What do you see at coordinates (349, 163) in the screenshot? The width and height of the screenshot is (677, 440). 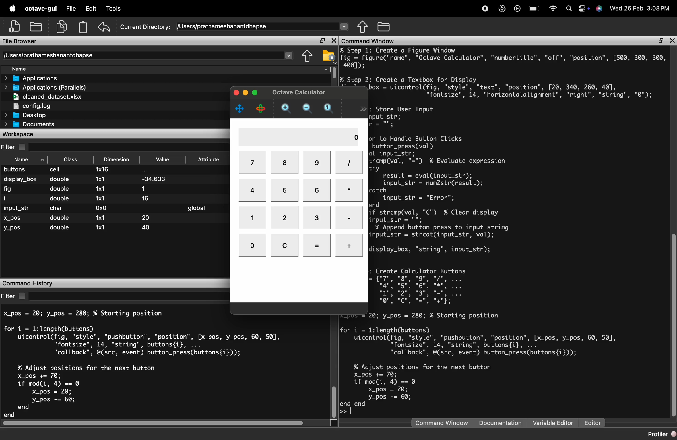 I see `/` at bounding box center [349, 163].